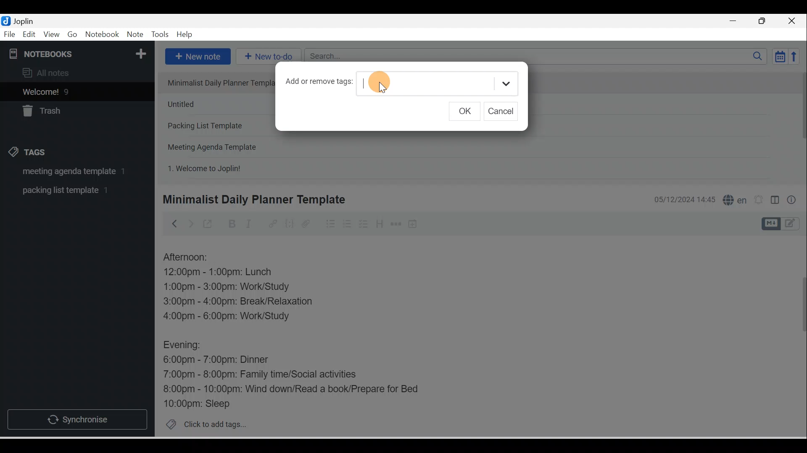 The width and height of the screenshot is (807, 453). I want to click on 8:00pm - 10:00pm: Wind down/Read a book/Prepare for Bed, so click(291, 390).